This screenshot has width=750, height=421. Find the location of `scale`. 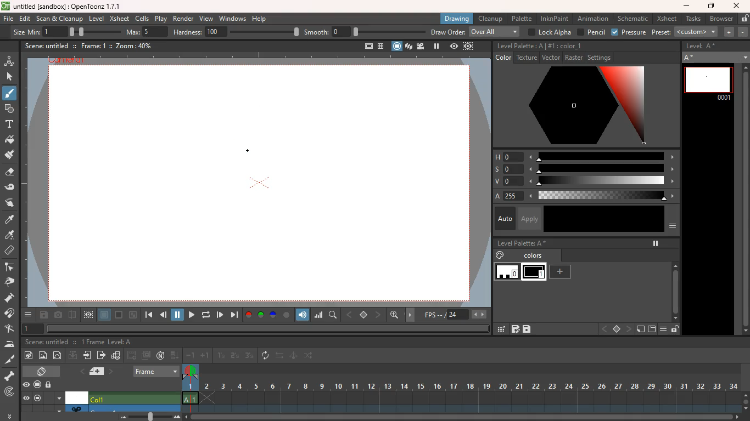

scale is located at coordinates (319, 315).